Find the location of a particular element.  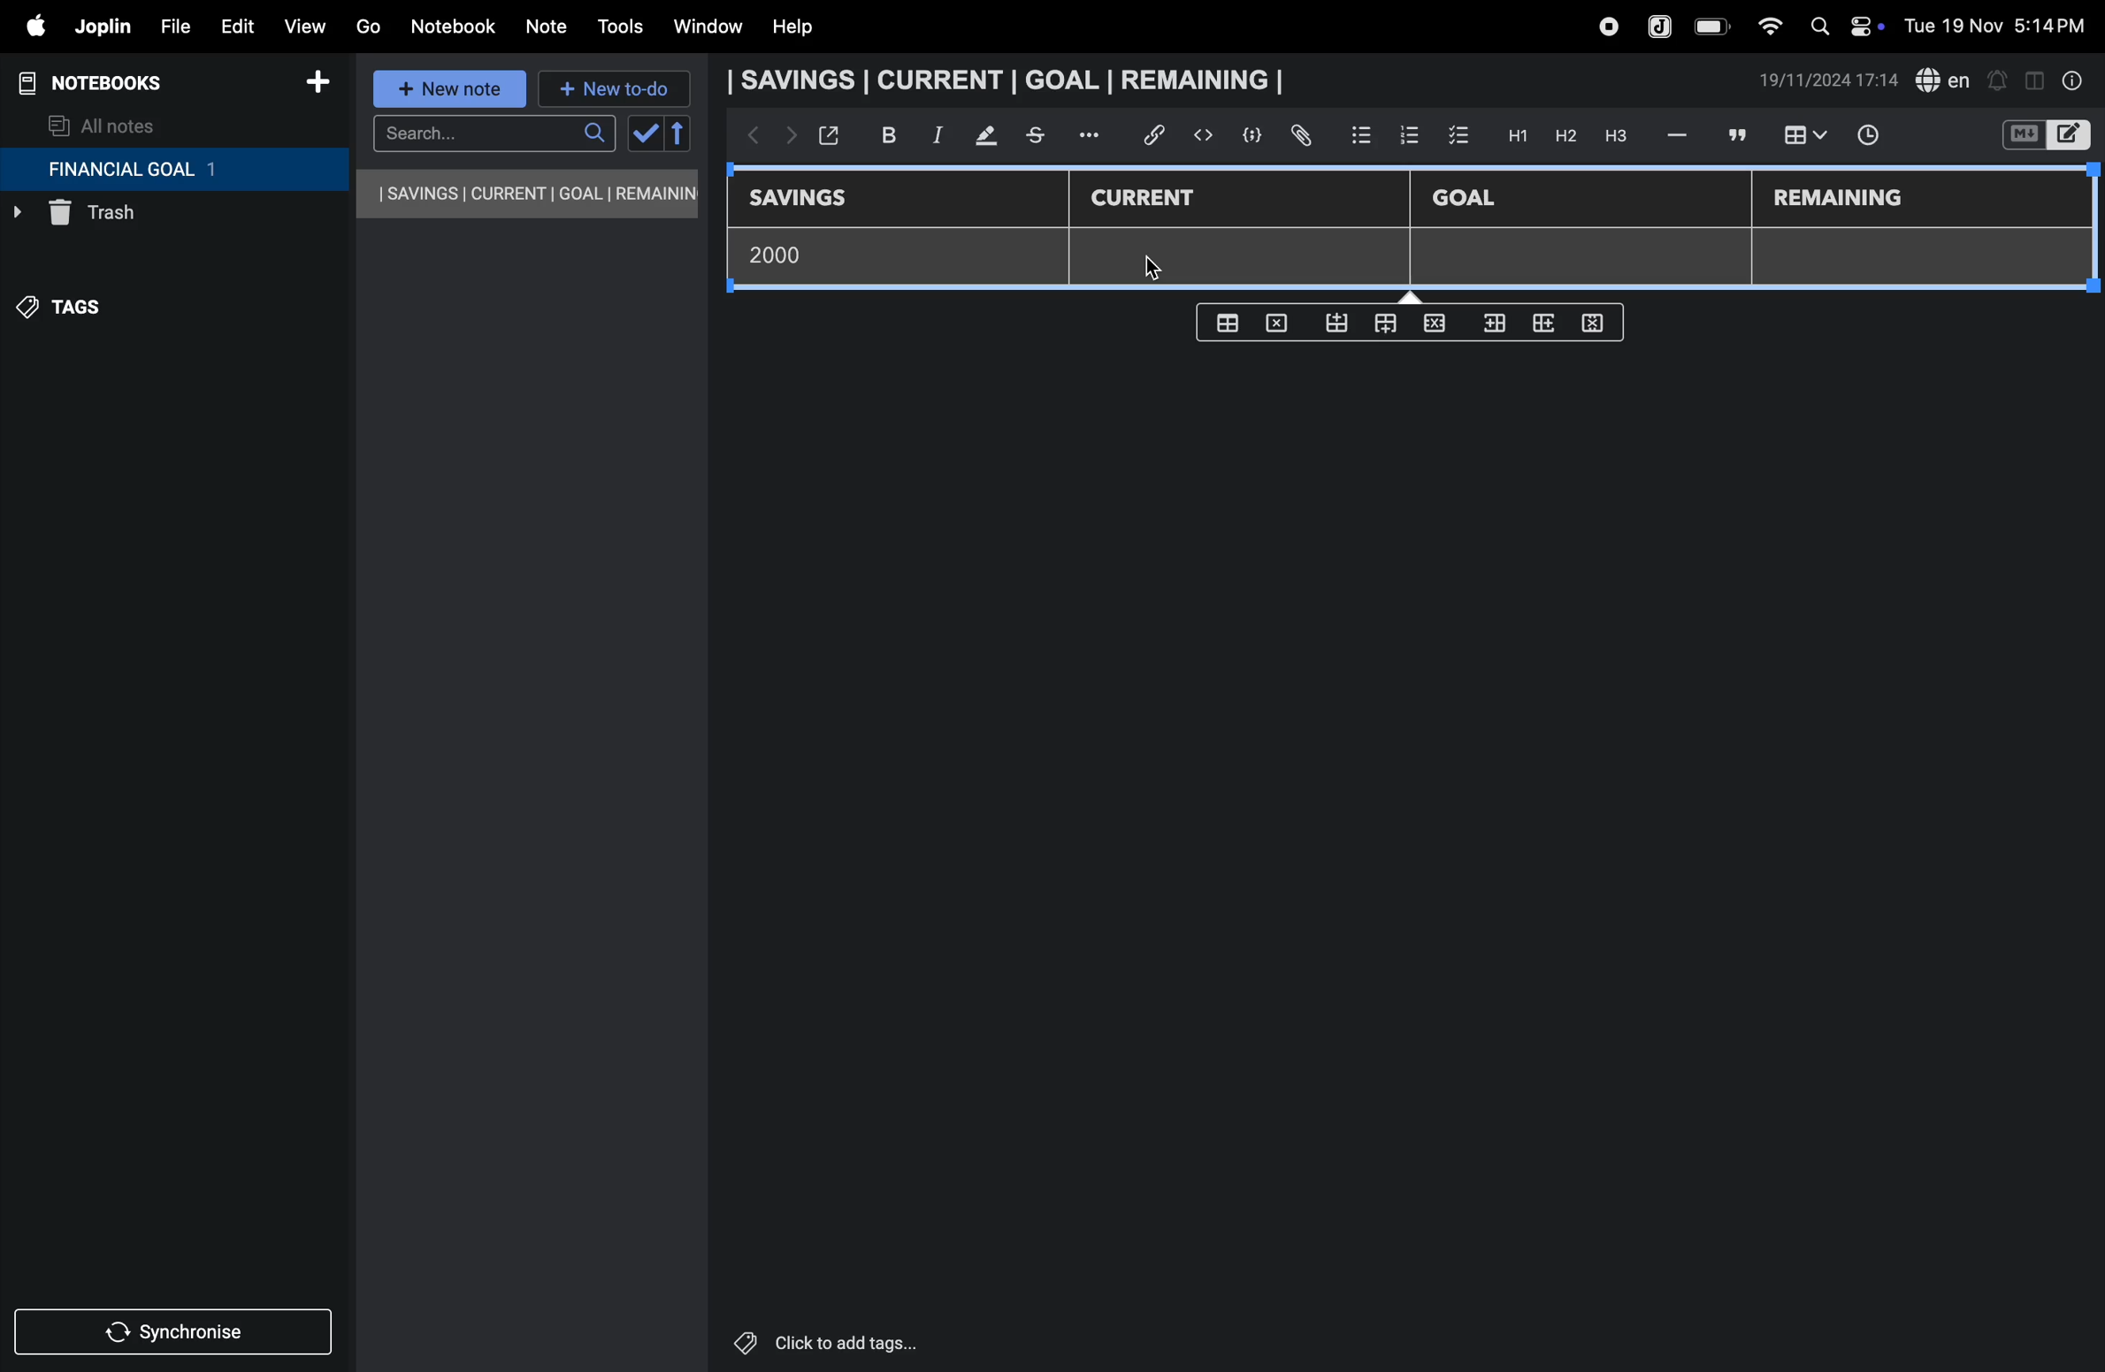

trash is located at coordinates (137, 217).